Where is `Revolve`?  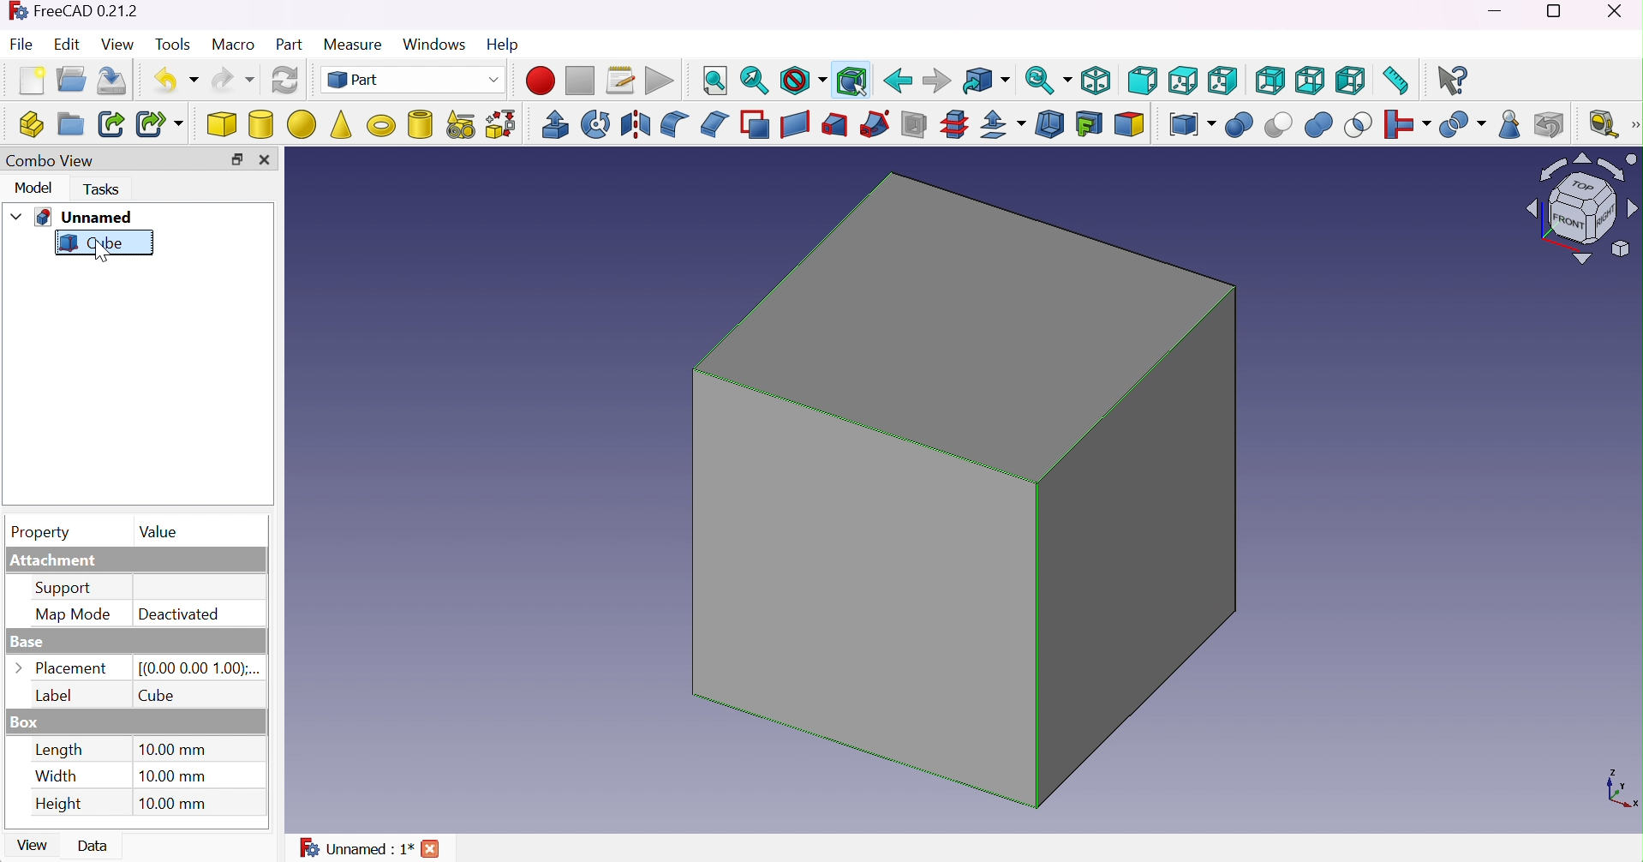
Revolve is located at coordinates (596, 124).